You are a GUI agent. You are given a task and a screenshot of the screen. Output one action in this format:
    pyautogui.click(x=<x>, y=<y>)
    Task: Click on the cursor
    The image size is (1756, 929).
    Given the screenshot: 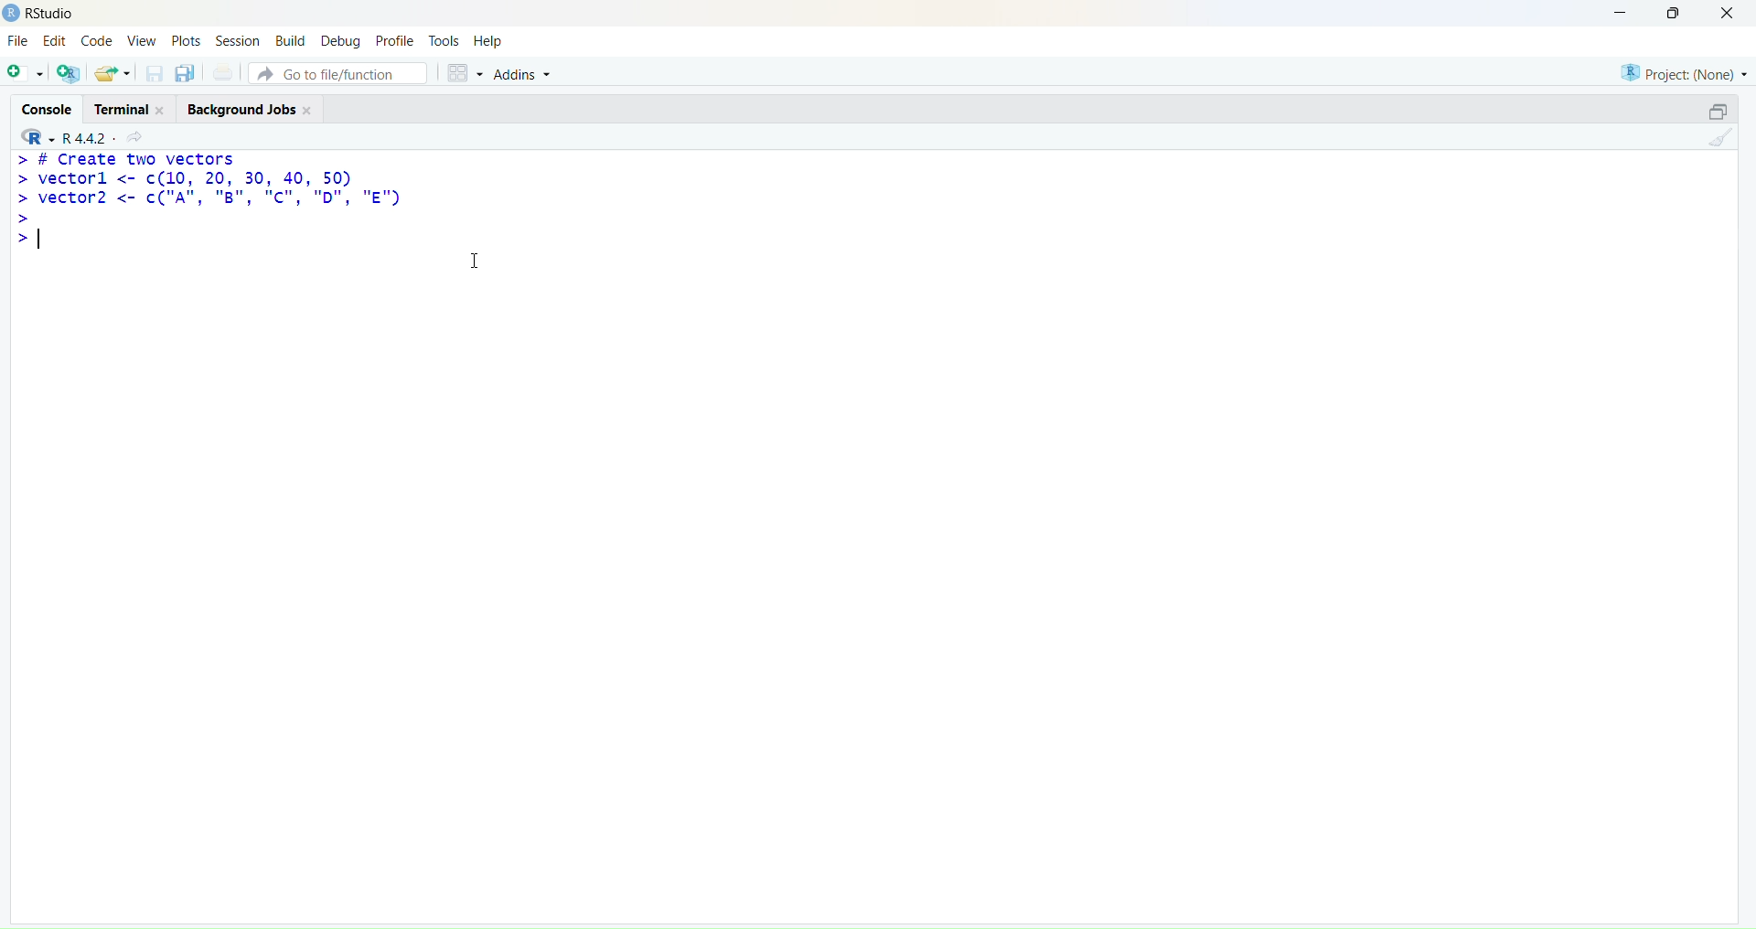 What is the action you would take?
    pyautogui.click(x=476, y=260)
    